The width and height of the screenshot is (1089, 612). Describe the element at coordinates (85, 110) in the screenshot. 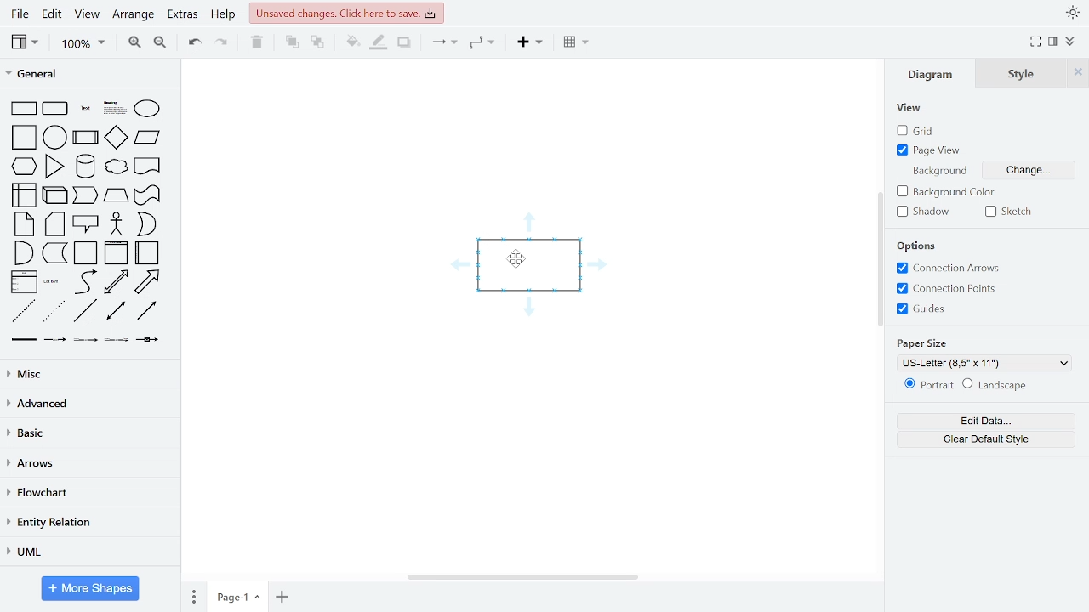

I see `text` at that location.